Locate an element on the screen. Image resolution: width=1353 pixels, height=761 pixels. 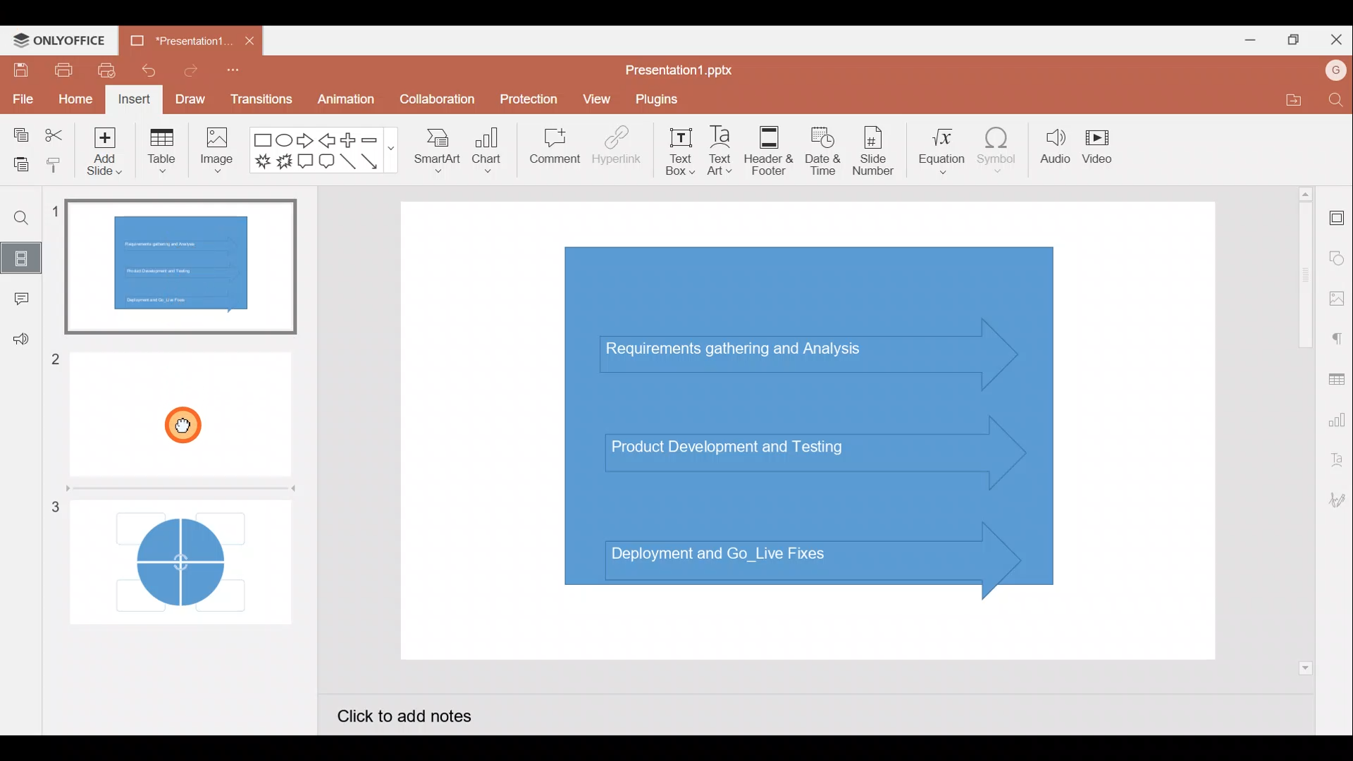
Signature settings is located at coordinates (1335, 500).